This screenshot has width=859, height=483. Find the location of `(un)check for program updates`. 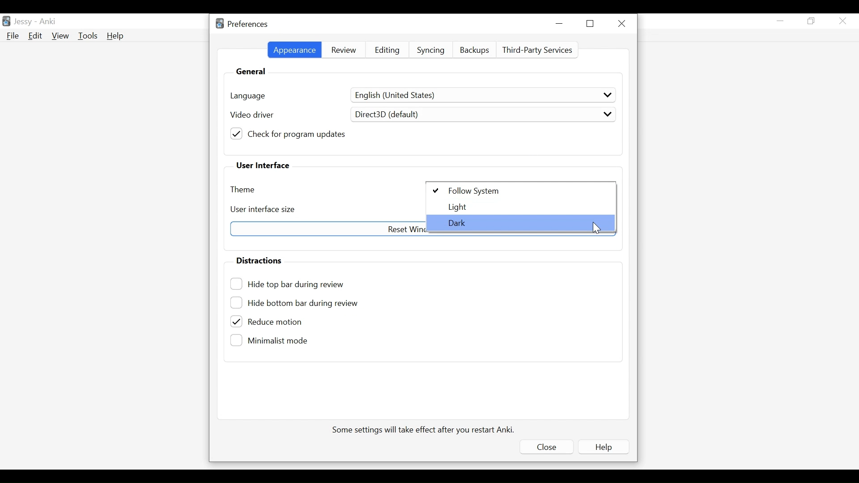

(un)check for program updates is located at coordinates (289, 133).